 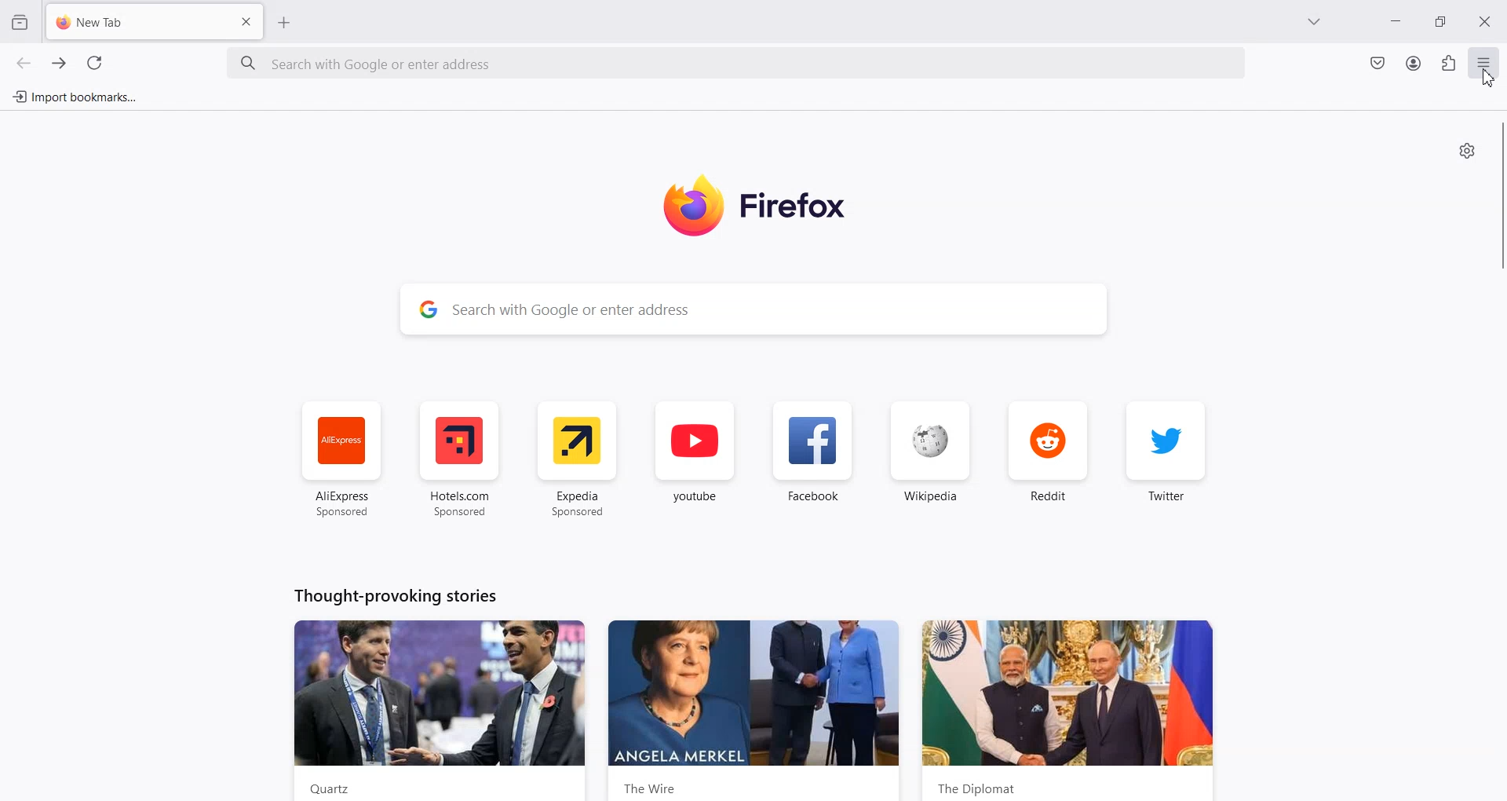 What do you see at coordinates (1498, 455) in the screenshot?
I see `Vertical scroll bar` at bounding box center [1498, 455].